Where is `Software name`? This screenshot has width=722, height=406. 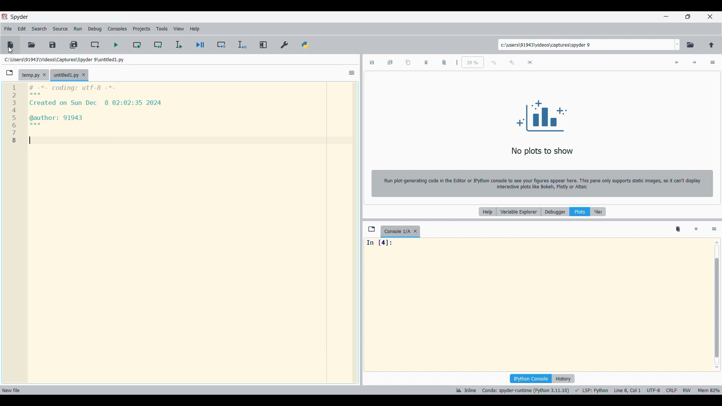 Software name is located at coordinates (20, 17).